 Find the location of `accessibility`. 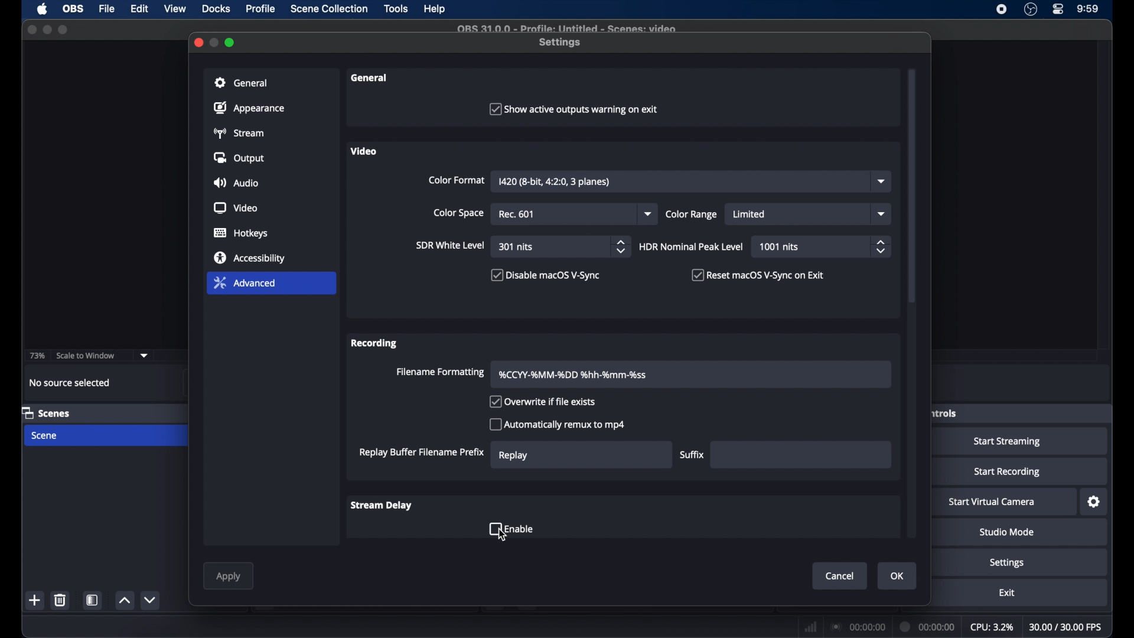

accessibility is located at coordinates (249, 258).